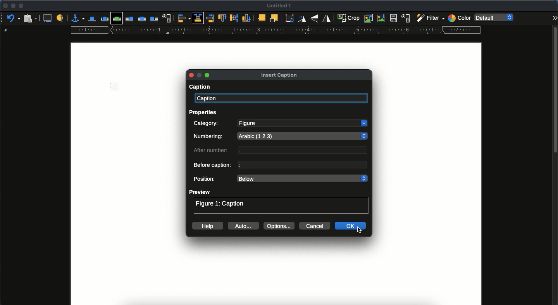 This screenshot has height=305, width=558. I want to click on minimize, so click(201, 75).